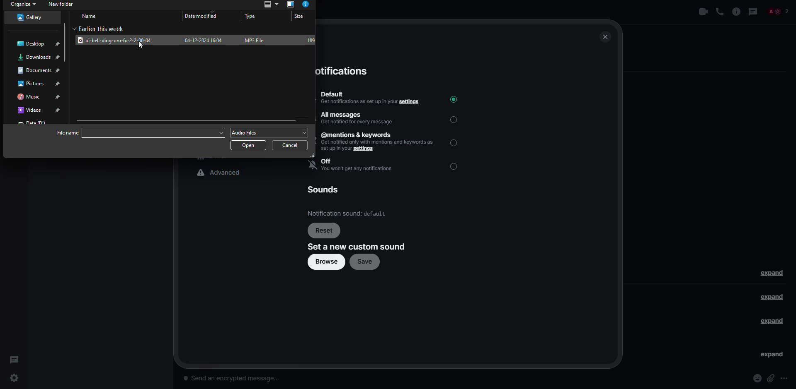 This screenshot has width=796, height=389. I want to click on Earlier this week, so click(111, 28).